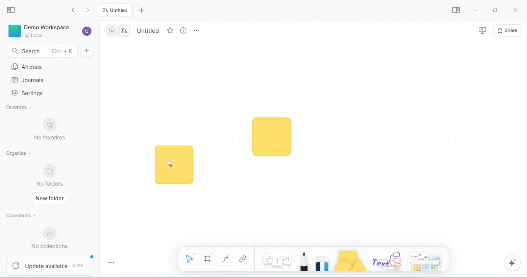 This screenshot has width=527, height=278. I want to click on view info, so click(184, 30).